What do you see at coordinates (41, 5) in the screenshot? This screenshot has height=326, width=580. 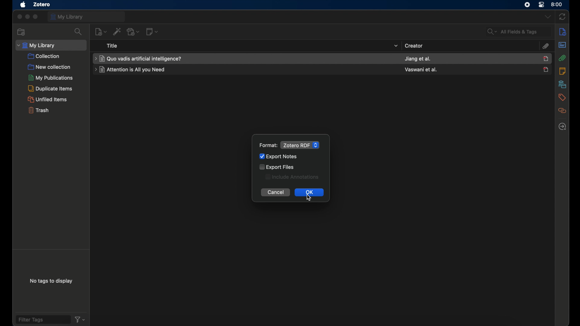 I see `zotero` at bounding box center [41, 5].